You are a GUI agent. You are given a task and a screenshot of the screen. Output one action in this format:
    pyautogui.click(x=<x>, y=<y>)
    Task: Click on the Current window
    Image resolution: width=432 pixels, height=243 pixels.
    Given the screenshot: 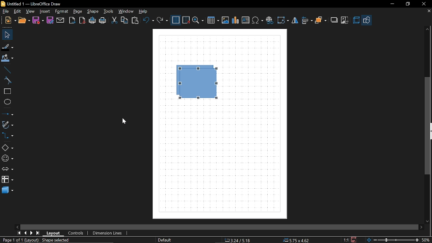 What is the action you would take?
    pyautogui.click(x=31, y=3)
    